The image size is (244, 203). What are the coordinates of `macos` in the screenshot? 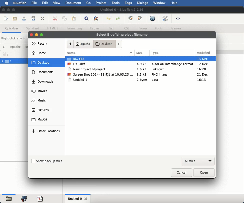 It's located at (39, 119).